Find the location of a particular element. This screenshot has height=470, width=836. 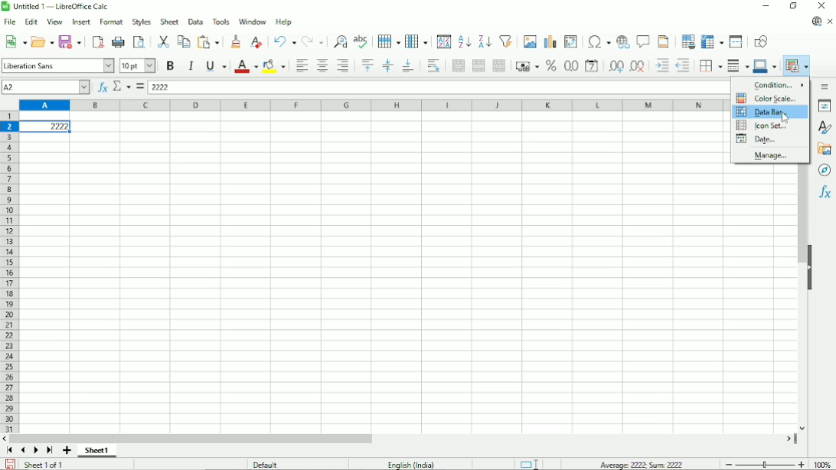

Format is located at coordinates (111, 22).